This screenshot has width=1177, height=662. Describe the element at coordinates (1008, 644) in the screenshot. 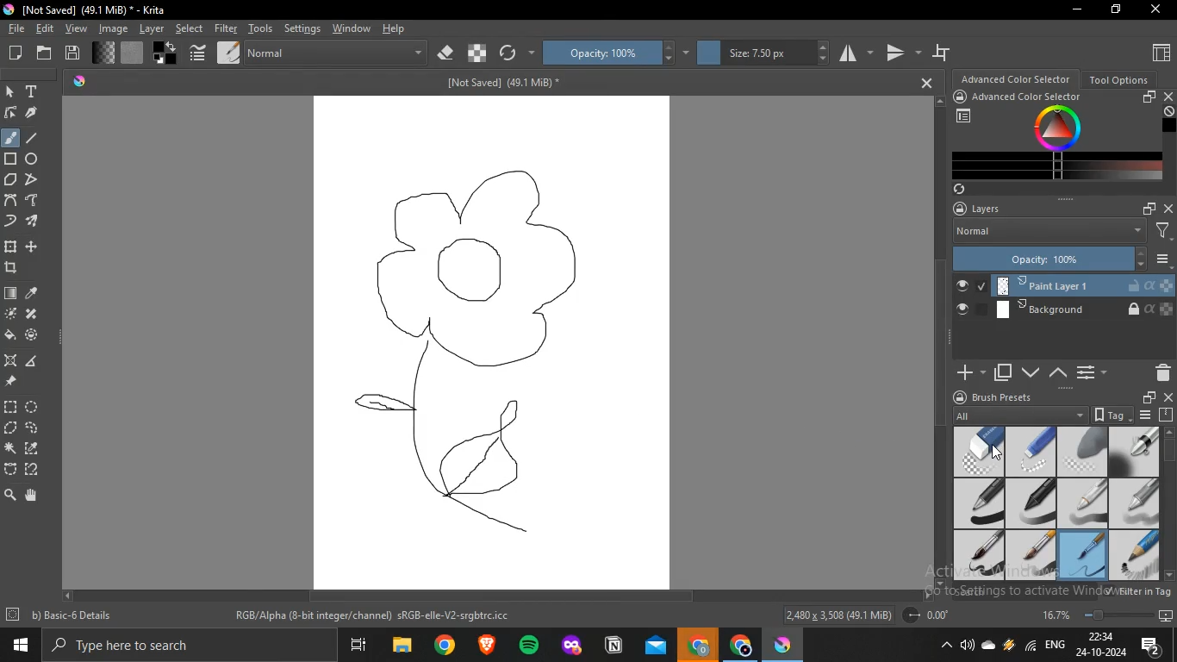

I see `Charge` at that location.